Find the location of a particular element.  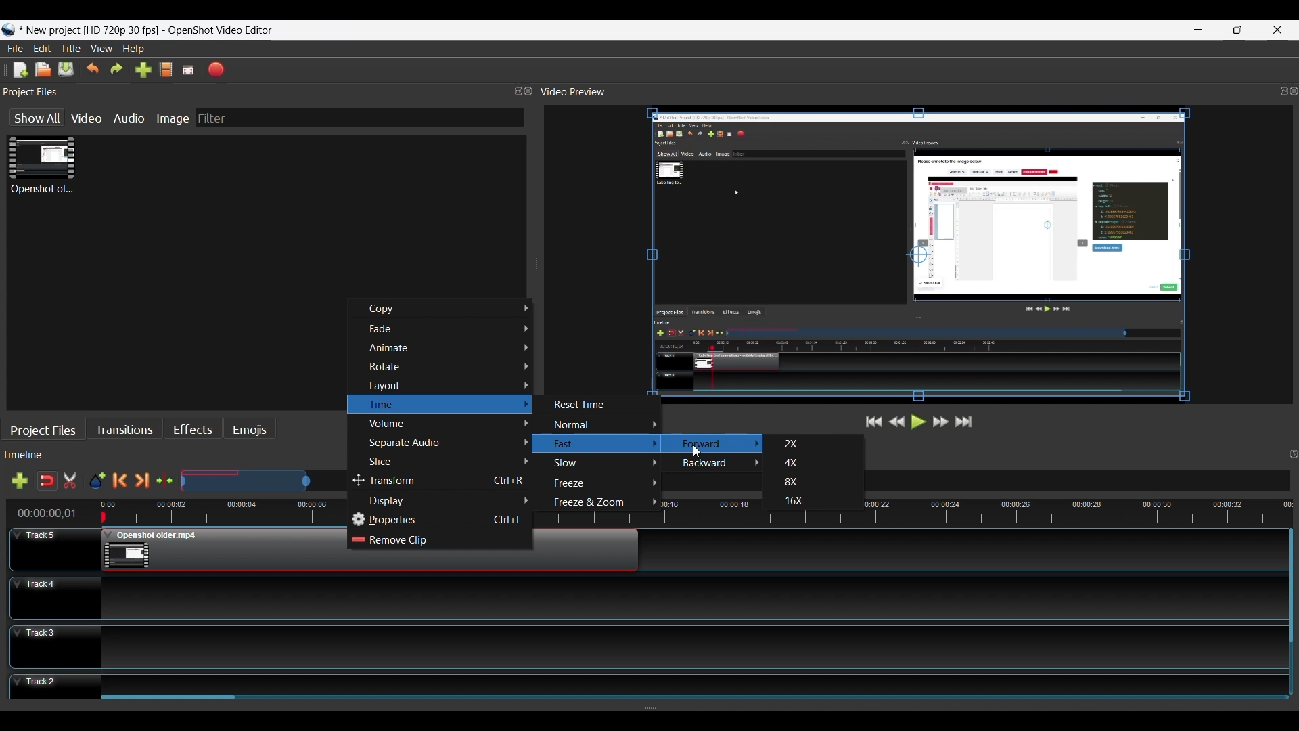

Reset Time is located at coordinates (587, 405).